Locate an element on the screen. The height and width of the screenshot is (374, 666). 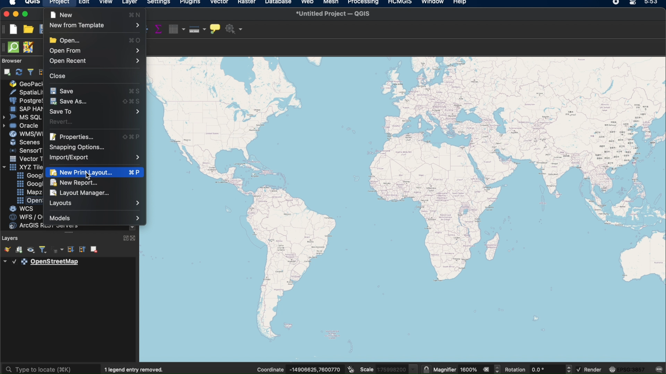
Open From  is located at coordinates (95, 51).